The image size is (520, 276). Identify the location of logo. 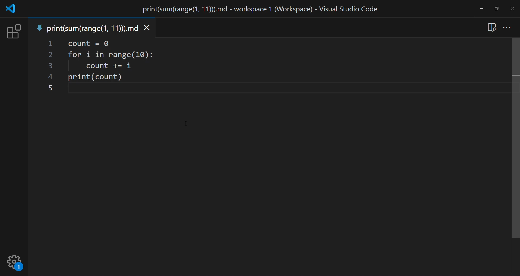
(10, 9).